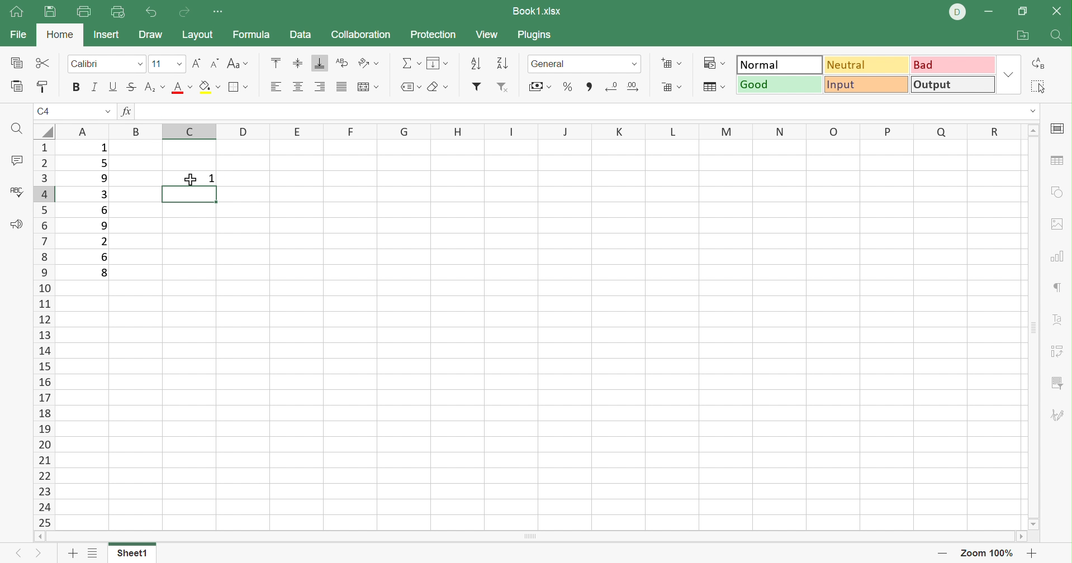 This screenshot has height=563, width=1072. What do you see at coordinates (154, 87) in the screenshot?
I see `Superscript / subscript` at bounding box center [154, 87].